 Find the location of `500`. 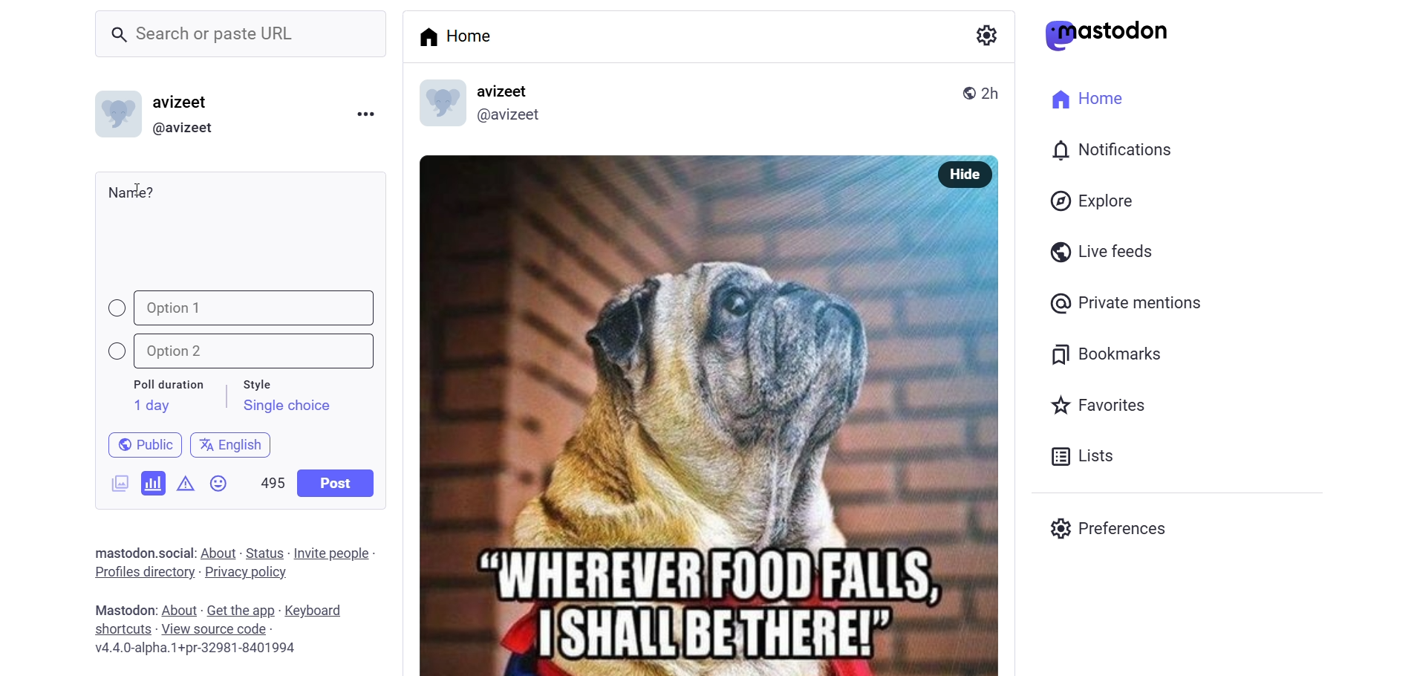

500 is located at coordinates (271, 480).